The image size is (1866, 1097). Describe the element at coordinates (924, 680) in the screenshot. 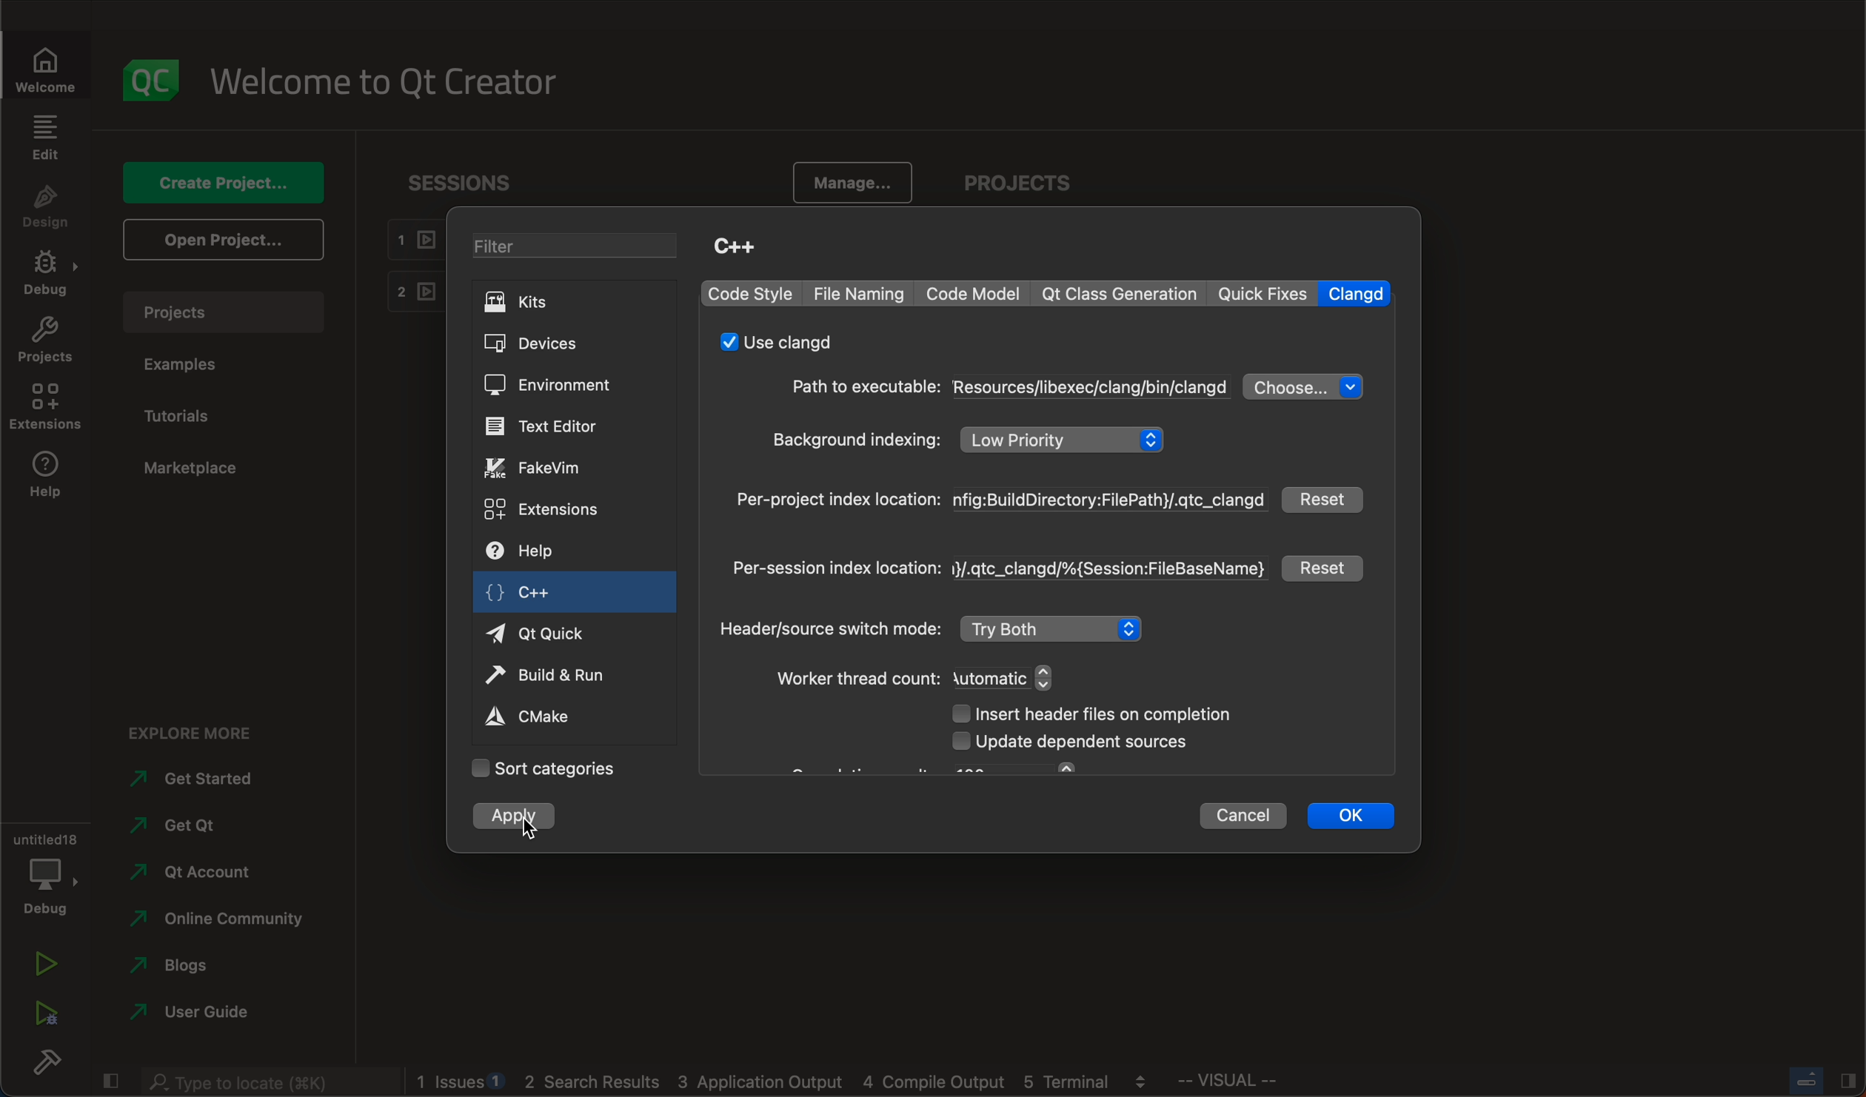

I see `thread count` at that location.